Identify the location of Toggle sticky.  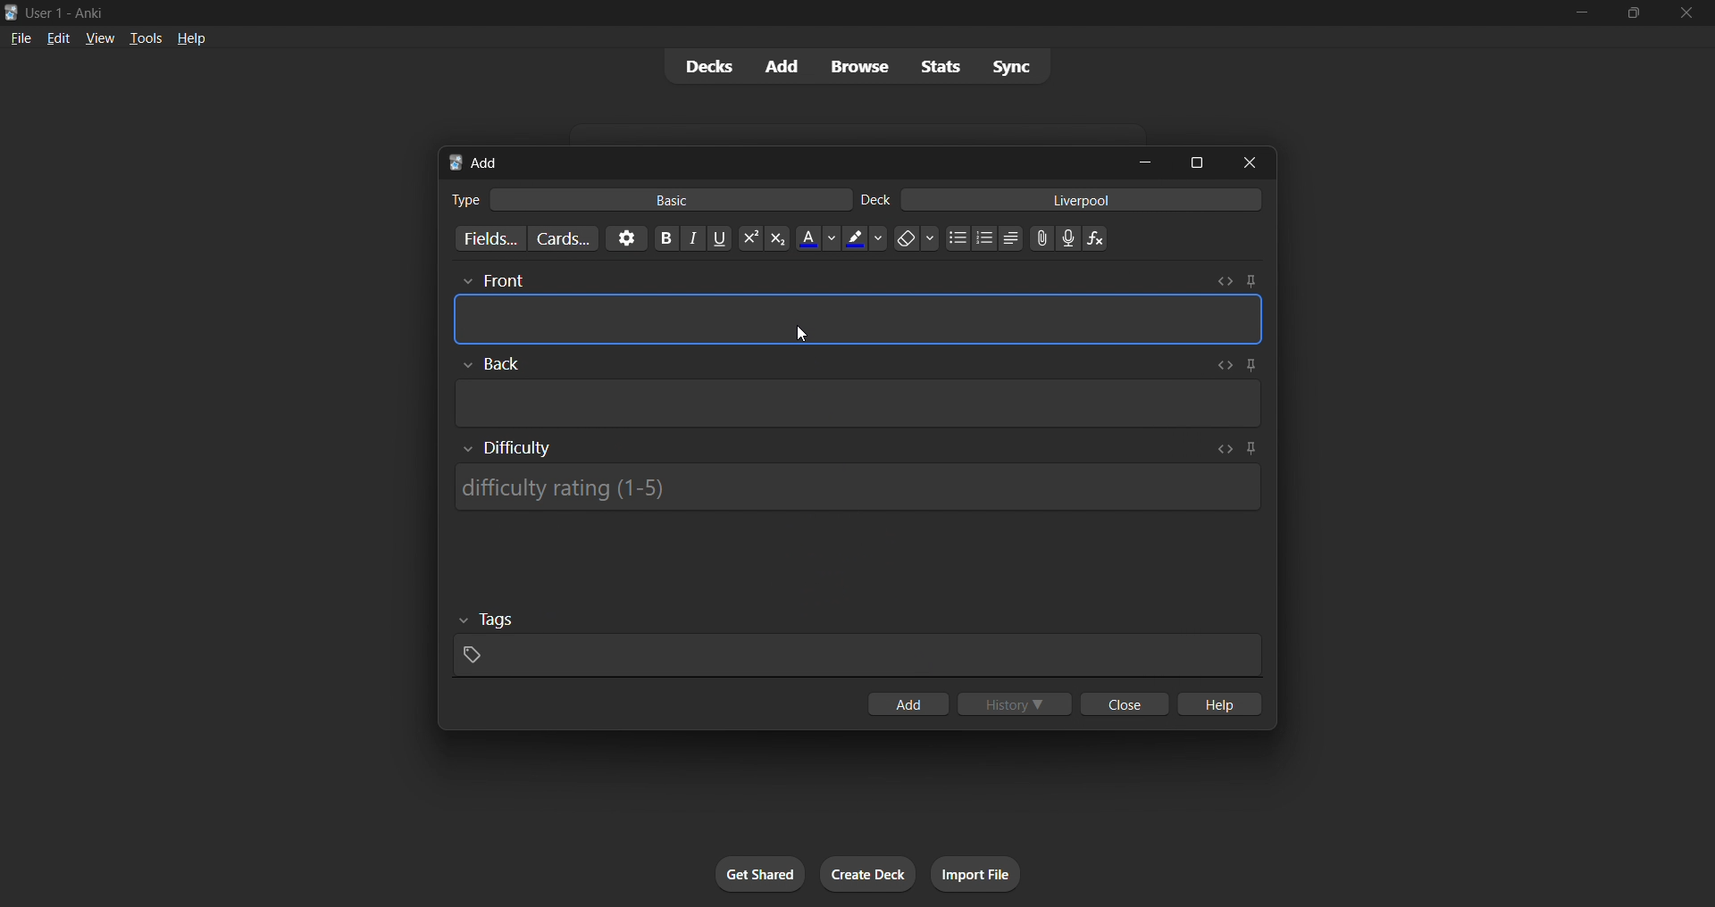
(1248, 367).